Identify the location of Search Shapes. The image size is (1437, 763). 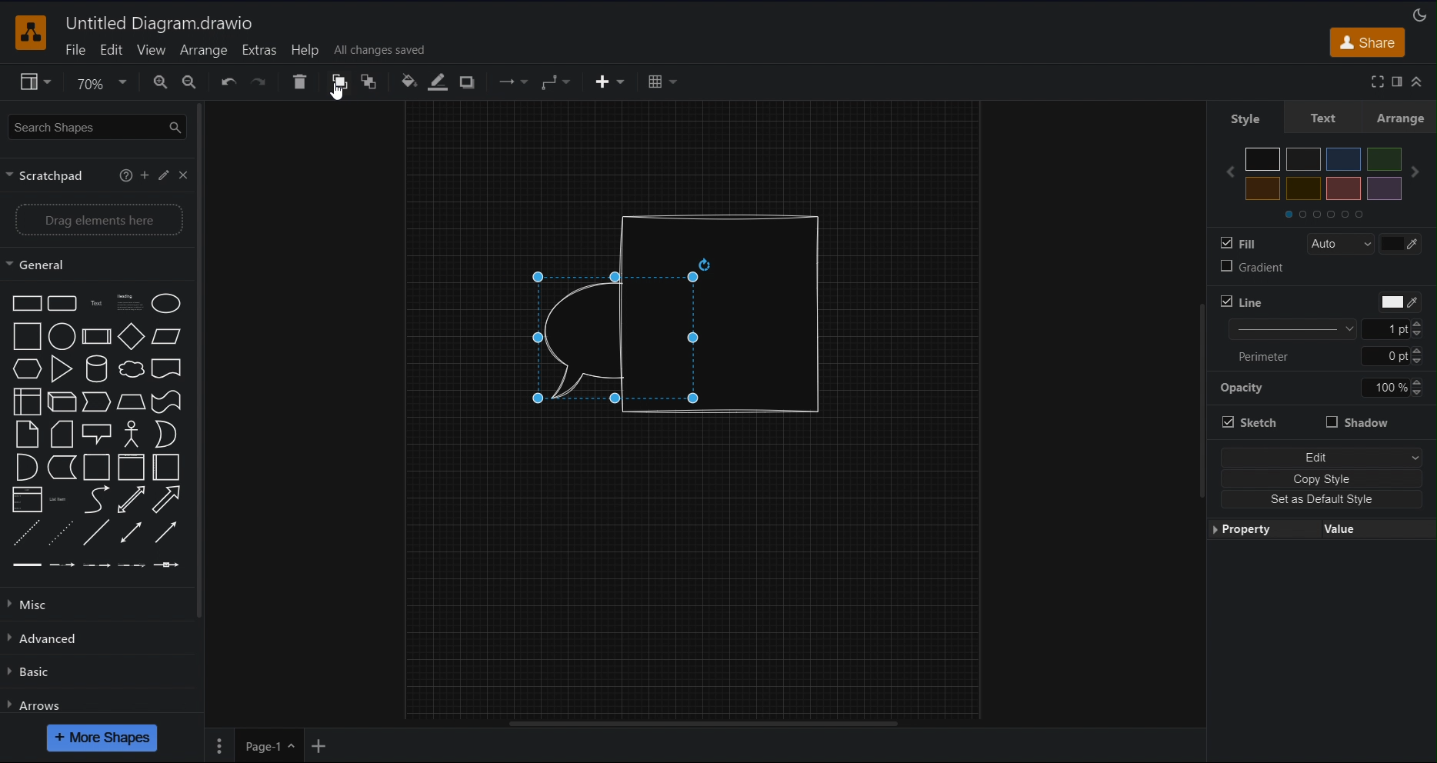
(97, 127).